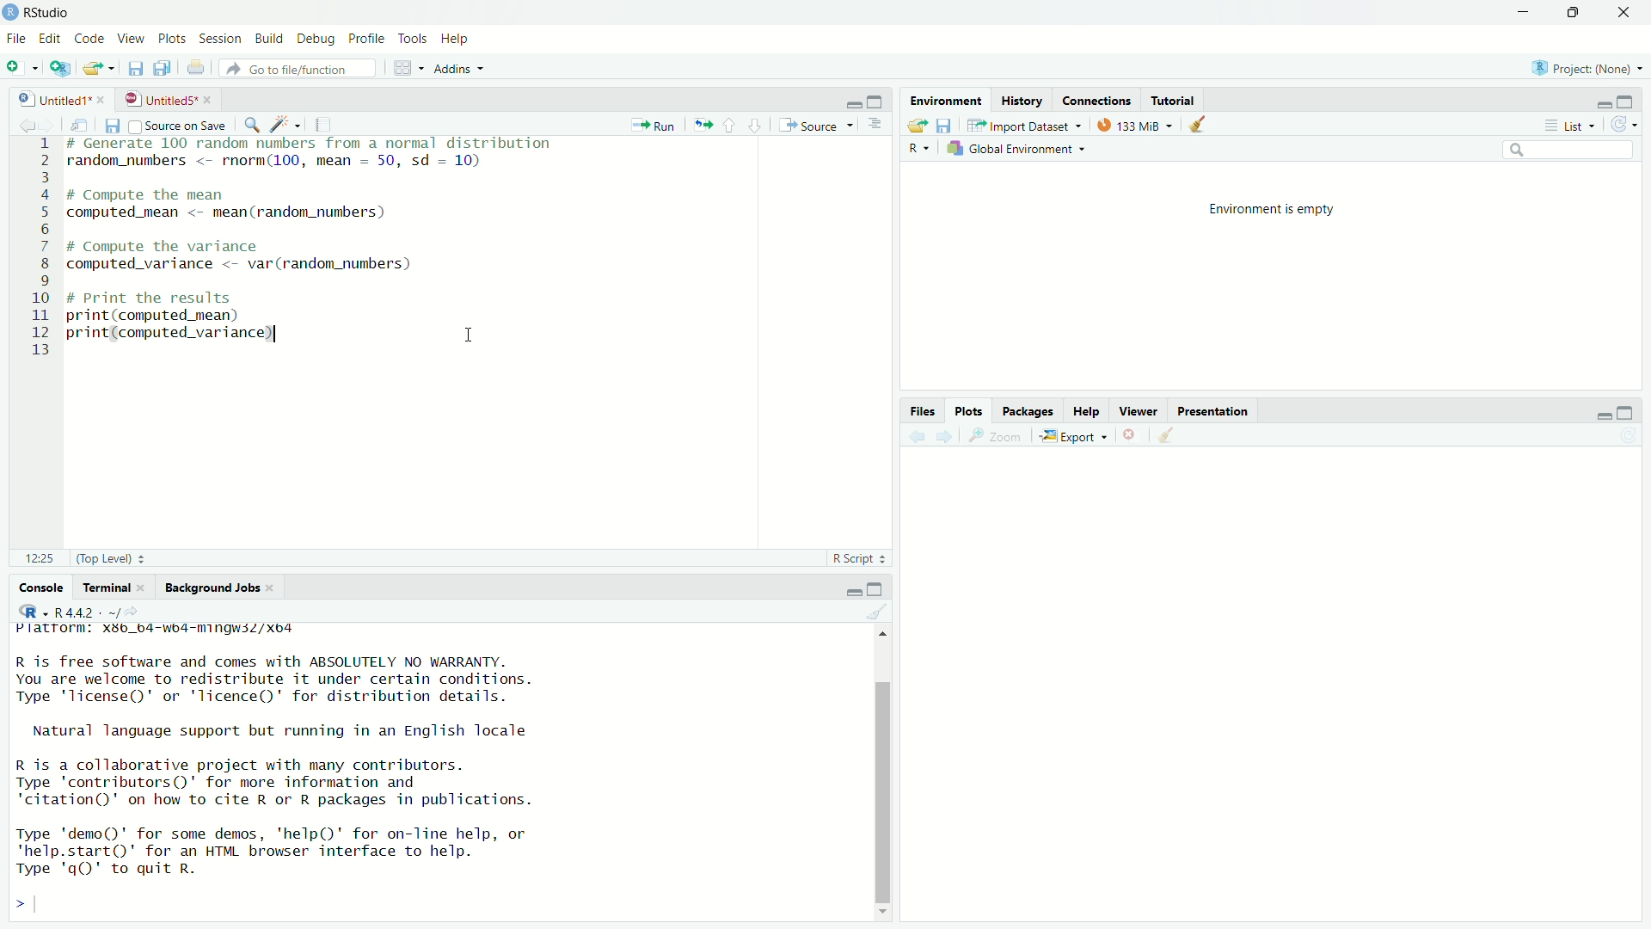 This screenshot has width=1651, height=929. I want to click on close, so click(144, 588).